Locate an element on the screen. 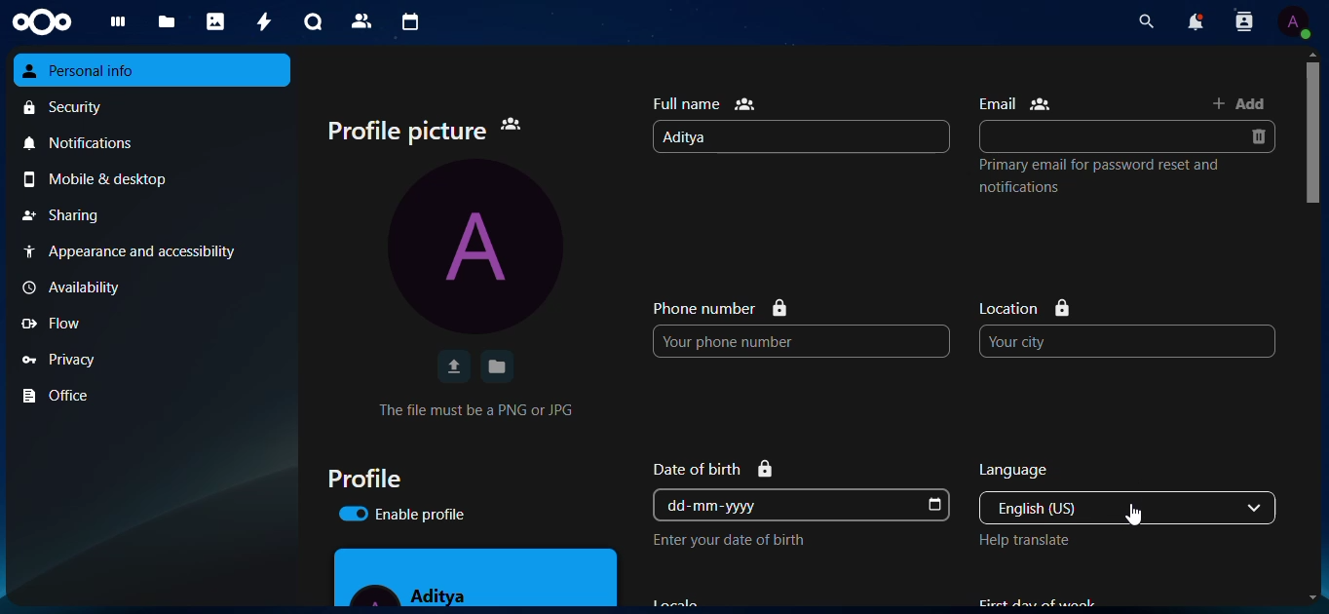 This screenshot has width=1329, height=614. dashboard is located at coordinates (120, 22).